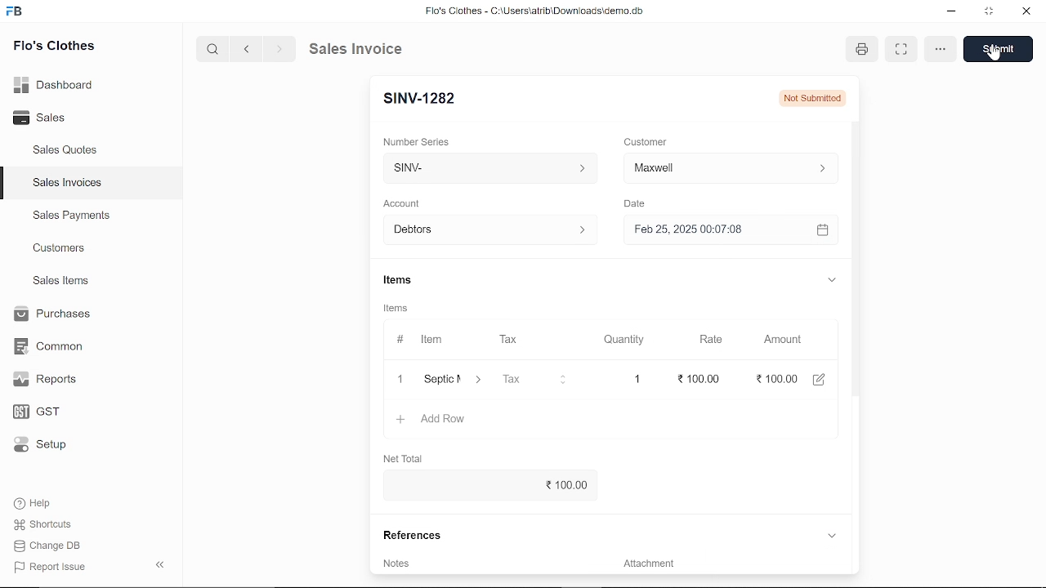  Describe the element at coordinates (698, 378) in the screenshot. I see `100.00` at that location.